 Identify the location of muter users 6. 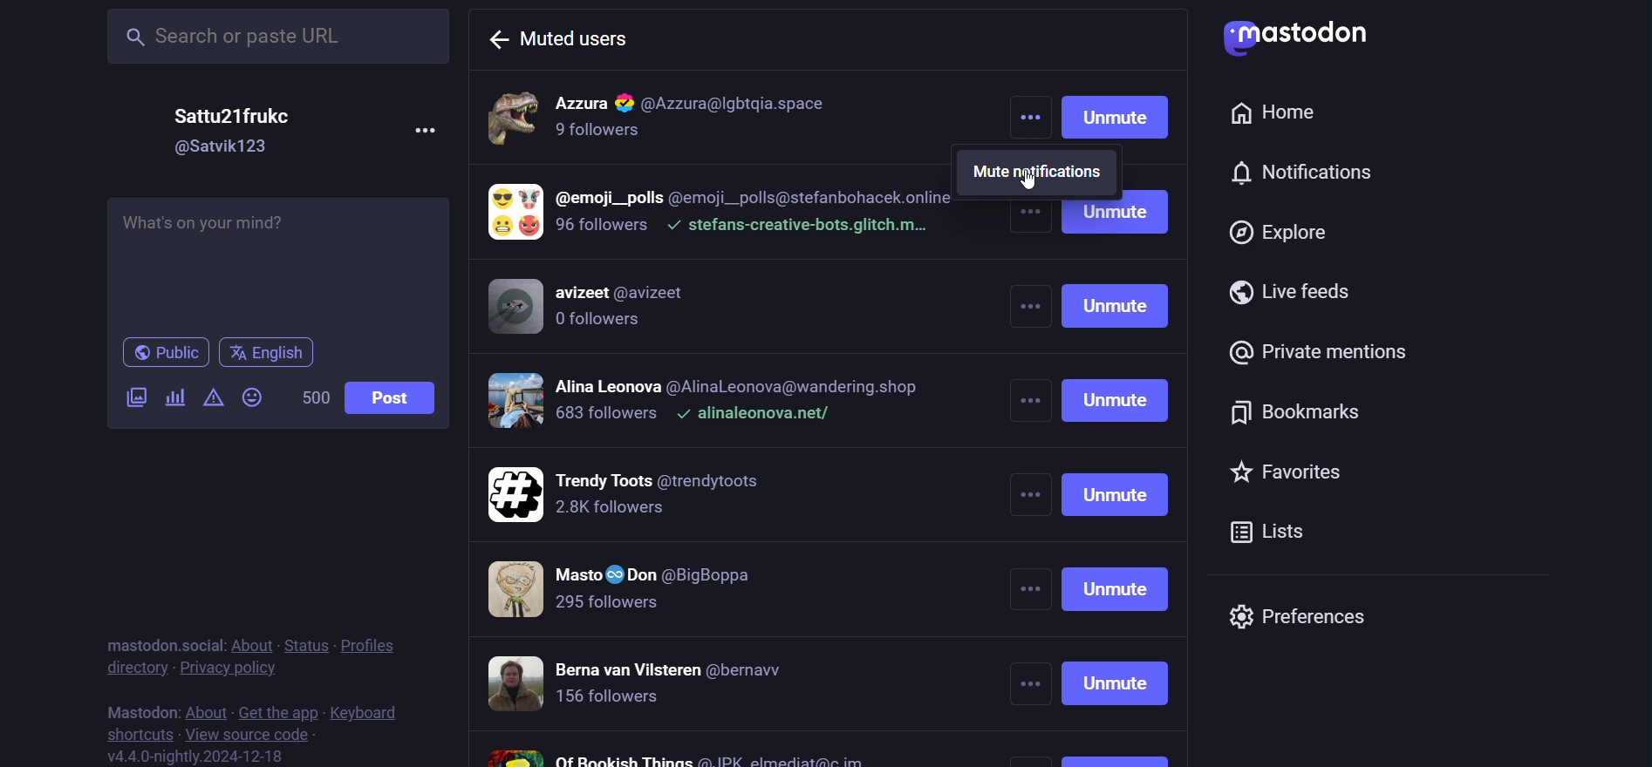
(638, 589).